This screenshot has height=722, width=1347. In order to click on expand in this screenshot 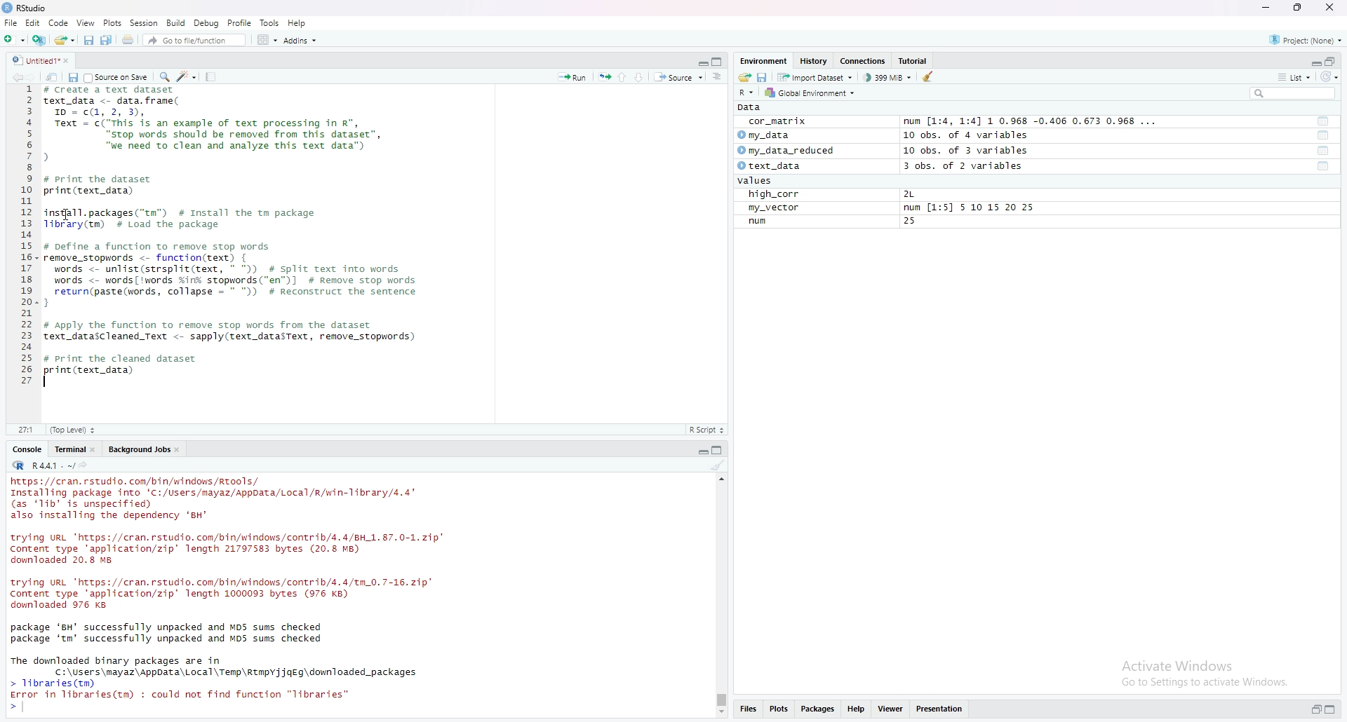, I will do `click(702, 63)`.